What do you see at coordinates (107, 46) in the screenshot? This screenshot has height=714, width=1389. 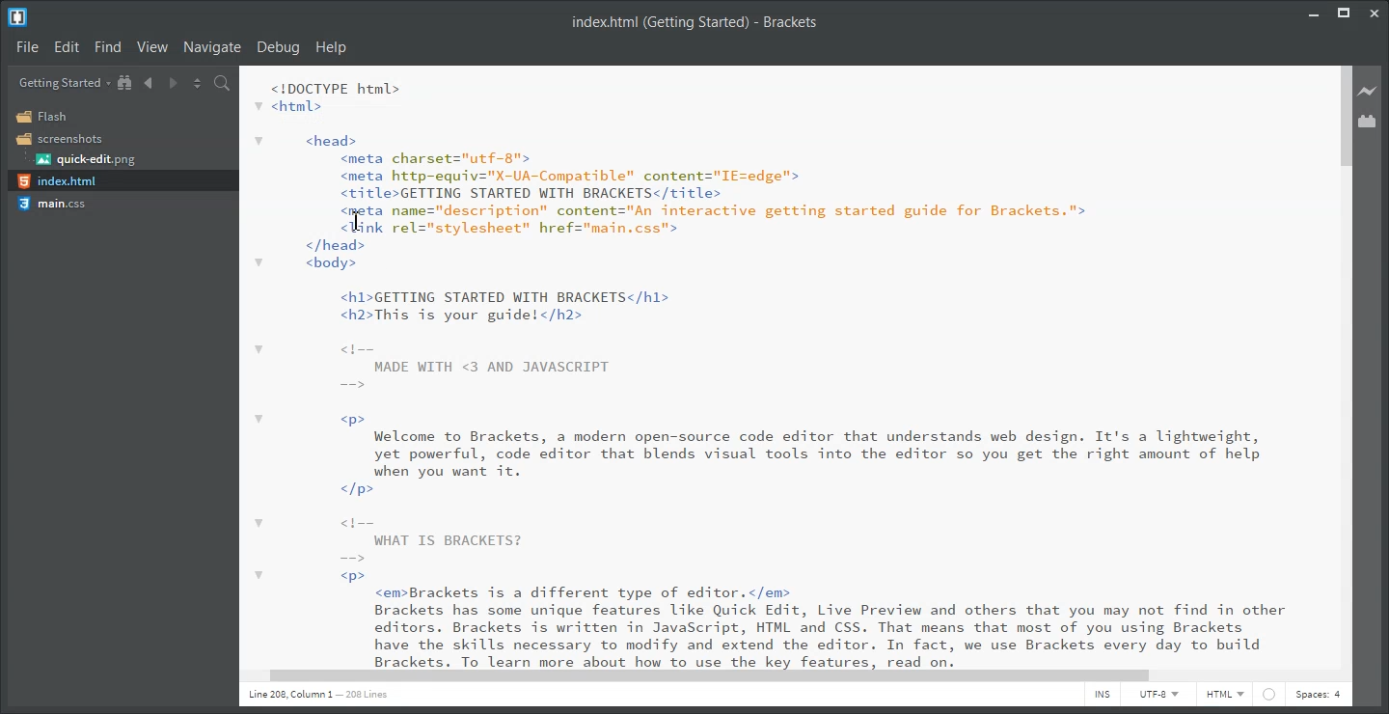 I see `Find` at bounding box center [107, 46].